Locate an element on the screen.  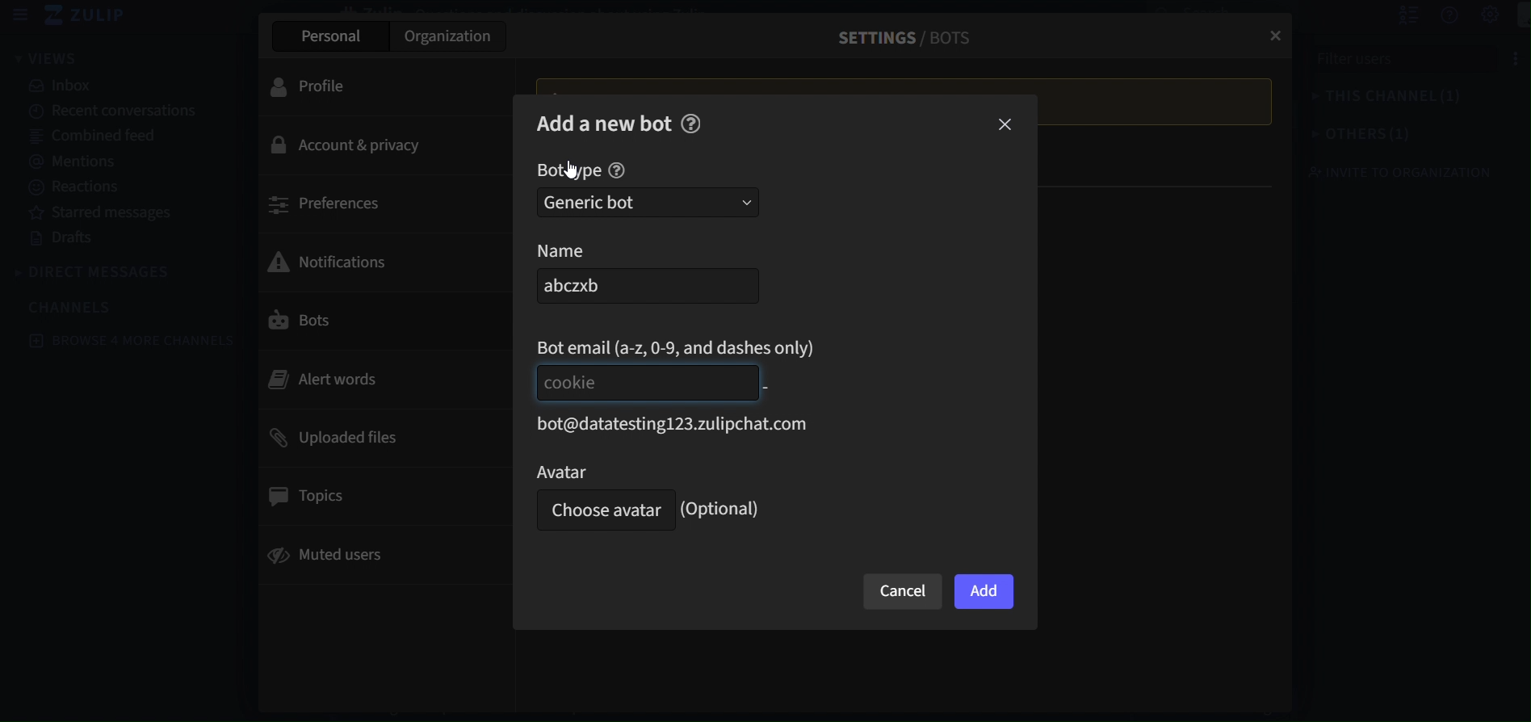
inbox is located at coordinates (124, 86).